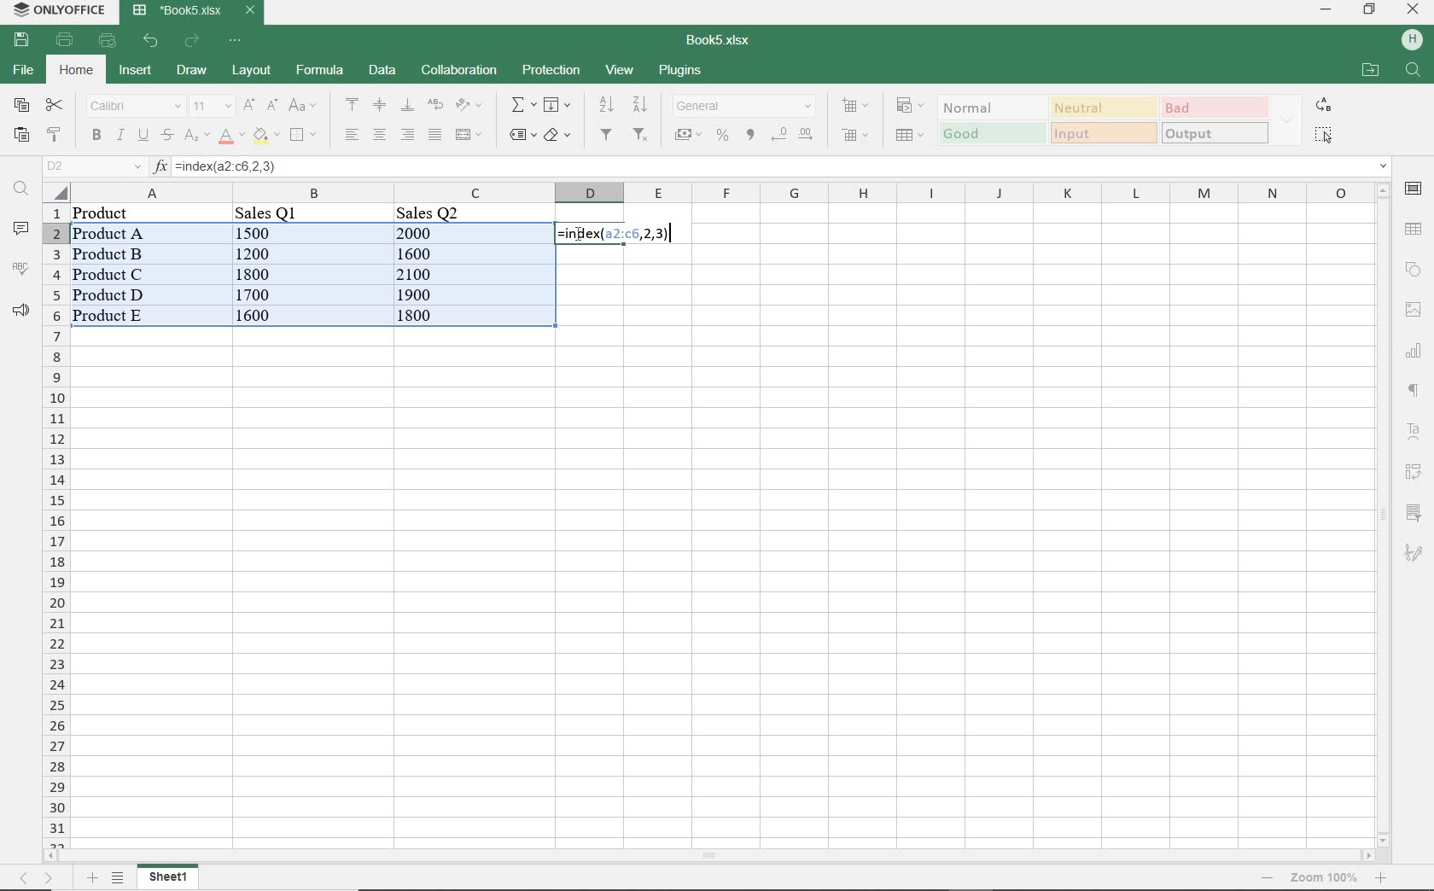 This screenshot has height=891, width=1434. I want to click on protection, so click(553, 70).